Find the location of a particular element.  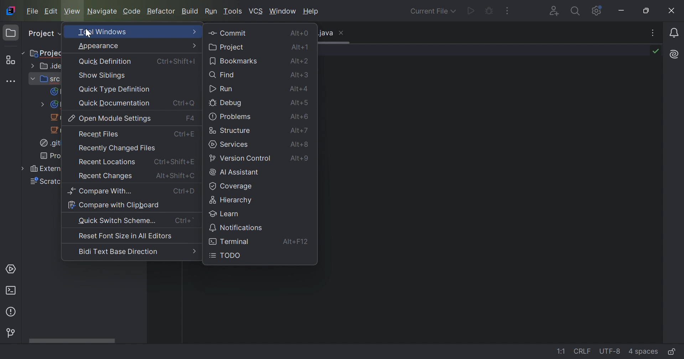

Project icon is located at coordinates (11, 33).